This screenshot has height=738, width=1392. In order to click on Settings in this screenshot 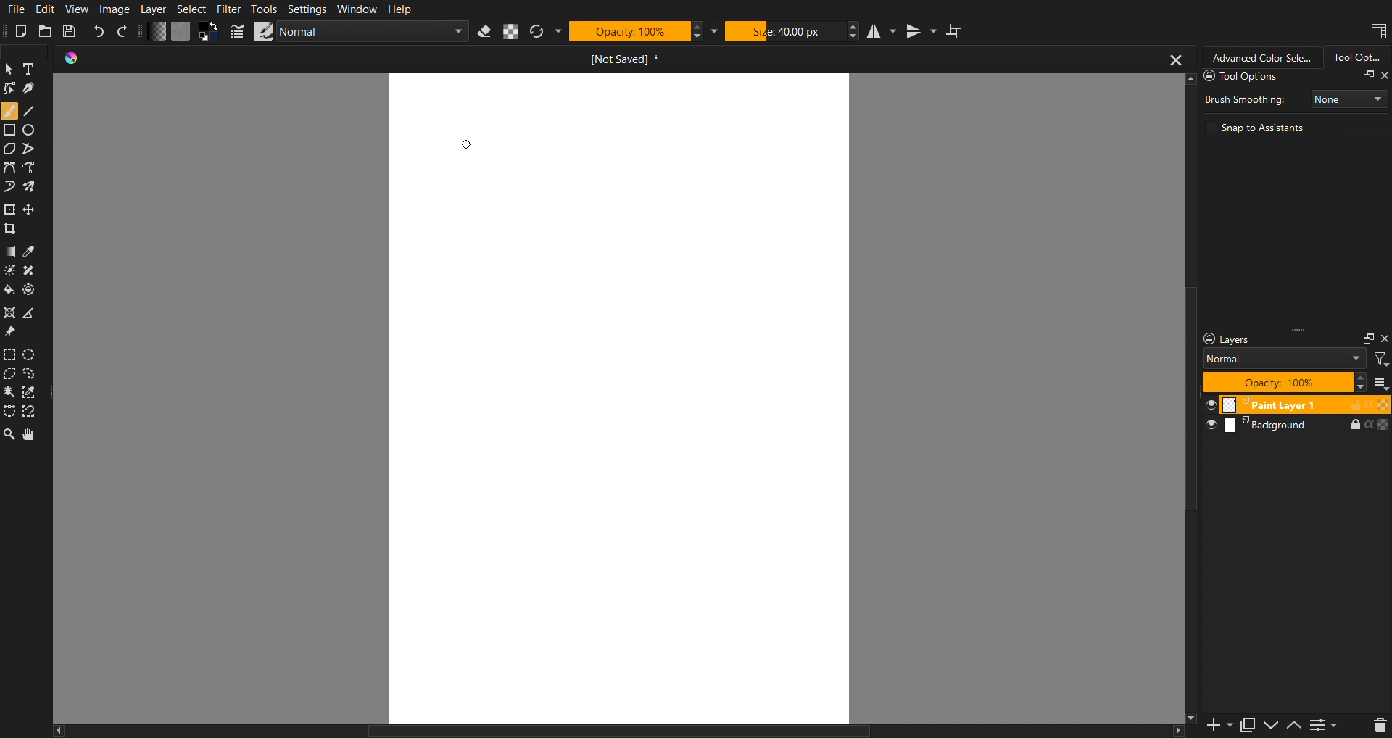, I will do `click(1327, 726)`.